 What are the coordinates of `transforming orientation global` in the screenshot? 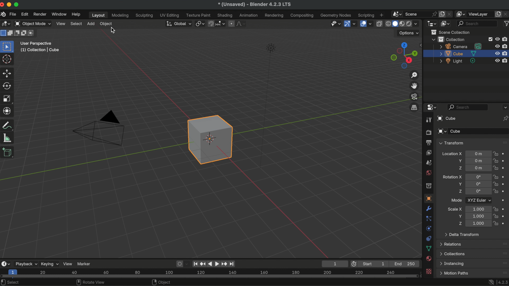 It's located at (178, 24).